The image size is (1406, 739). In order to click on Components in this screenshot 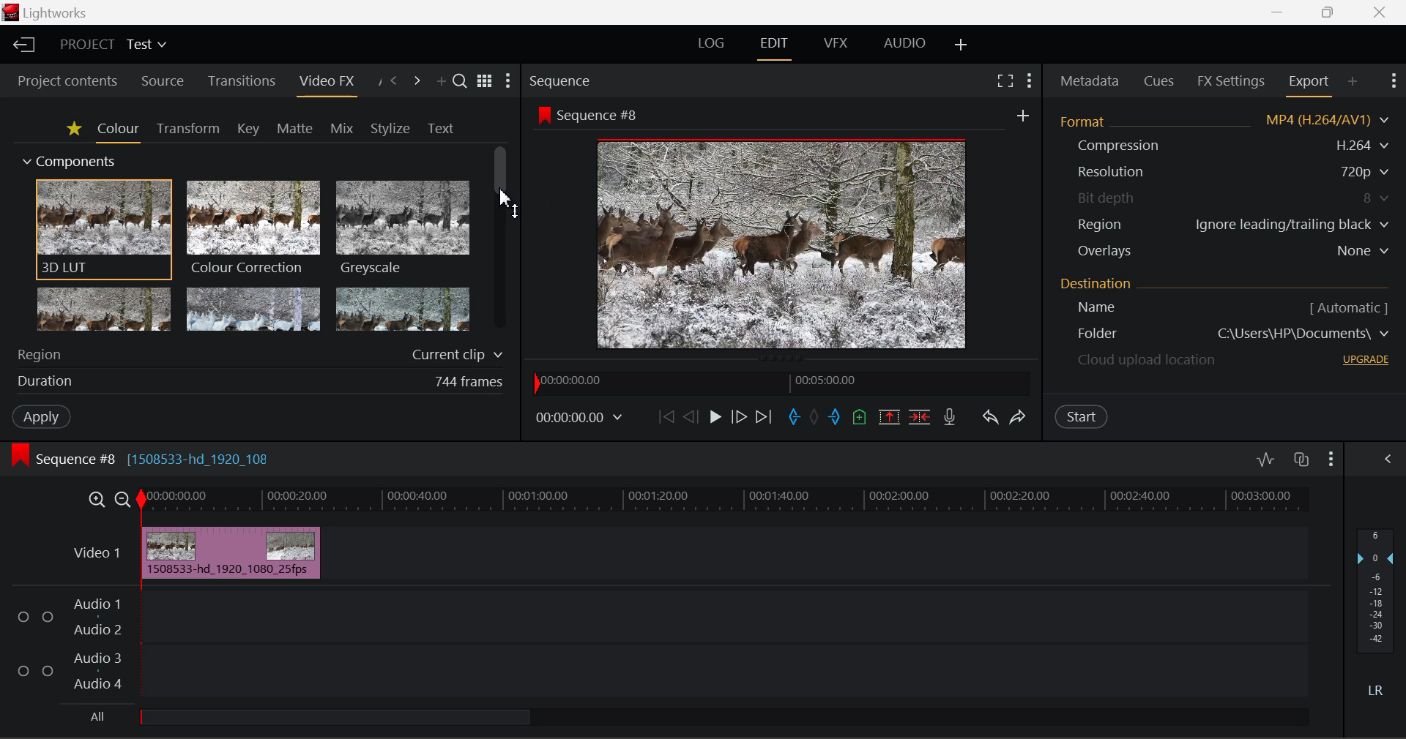, I will do `click(62, 162)`.